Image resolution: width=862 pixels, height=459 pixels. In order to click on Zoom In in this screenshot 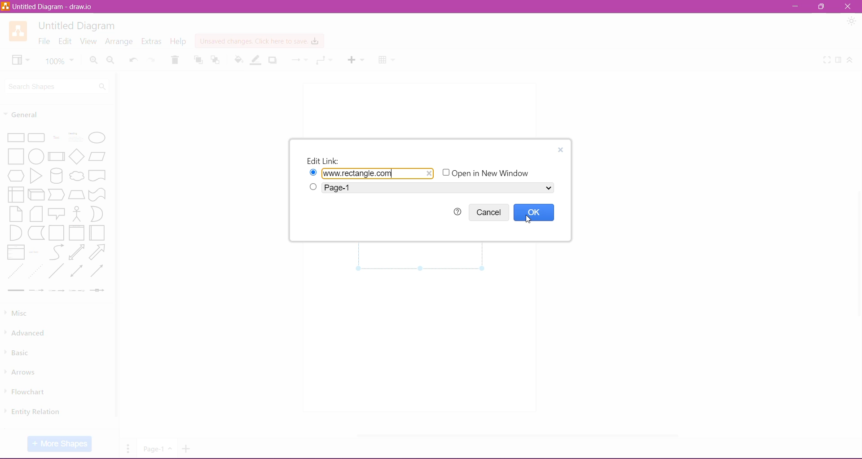, I will do `click(93, 60)`.